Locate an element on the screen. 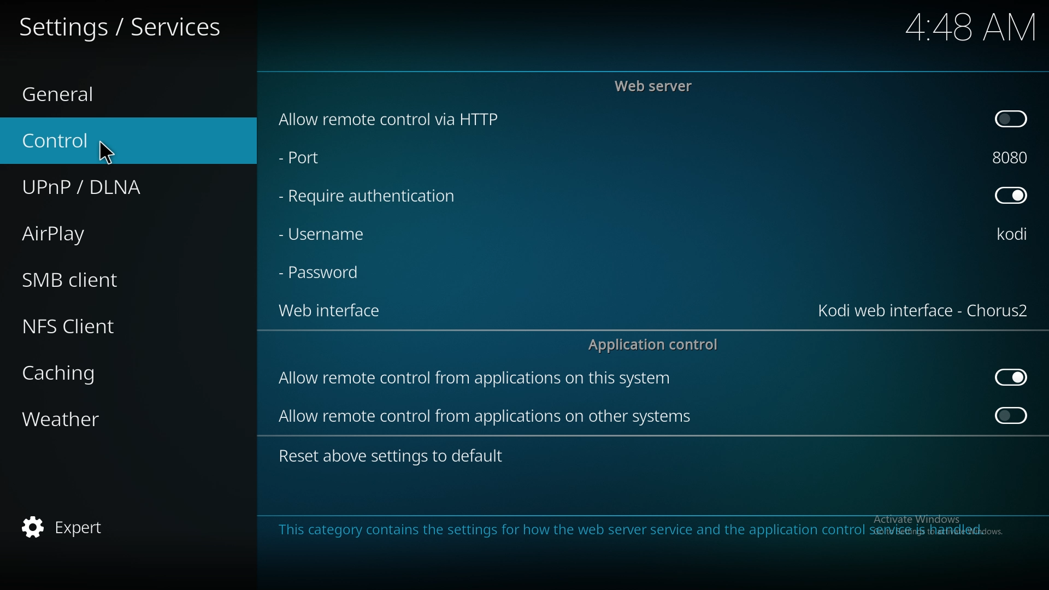 The image size is (1049, 590). allow remote control from apps on this system is located at coordinates (493, 379).